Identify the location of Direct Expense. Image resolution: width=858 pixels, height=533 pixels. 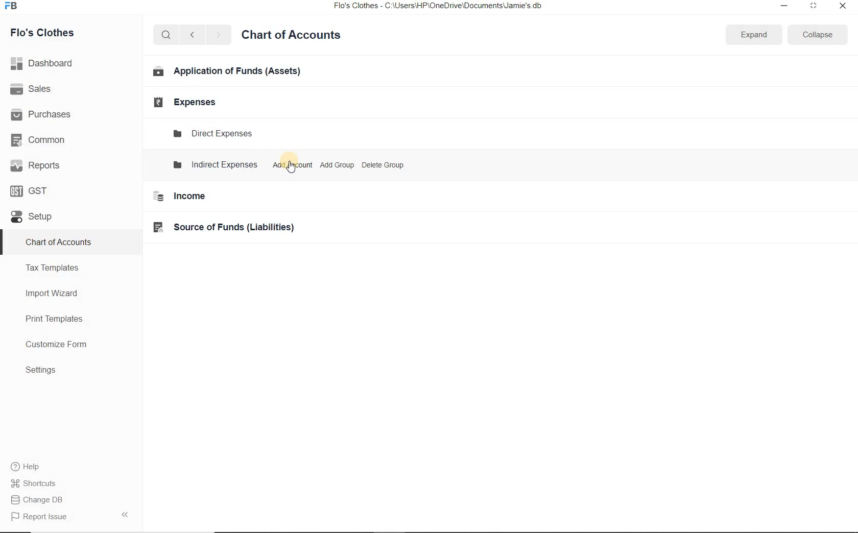
(211, 133).